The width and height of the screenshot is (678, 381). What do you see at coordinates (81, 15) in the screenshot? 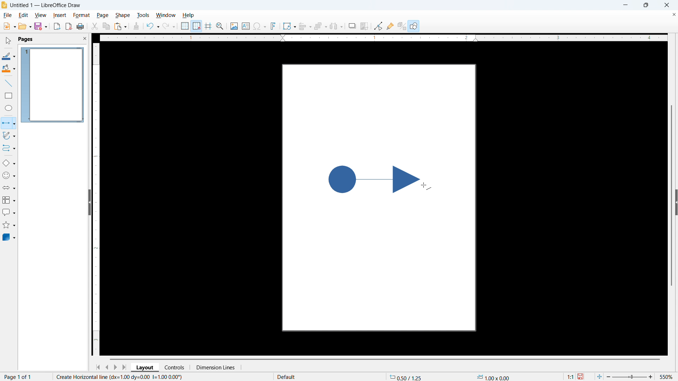
I see `Format ` at bounding box center [81, 15].